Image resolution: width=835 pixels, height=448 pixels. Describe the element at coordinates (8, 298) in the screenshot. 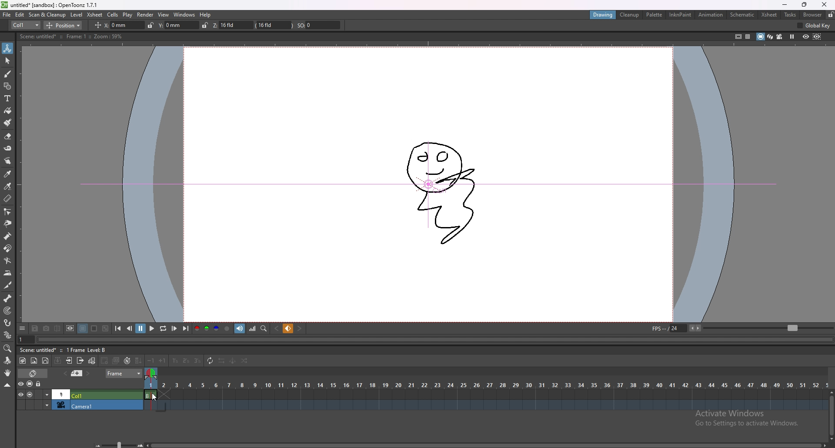

I see `skeleton` at that location.